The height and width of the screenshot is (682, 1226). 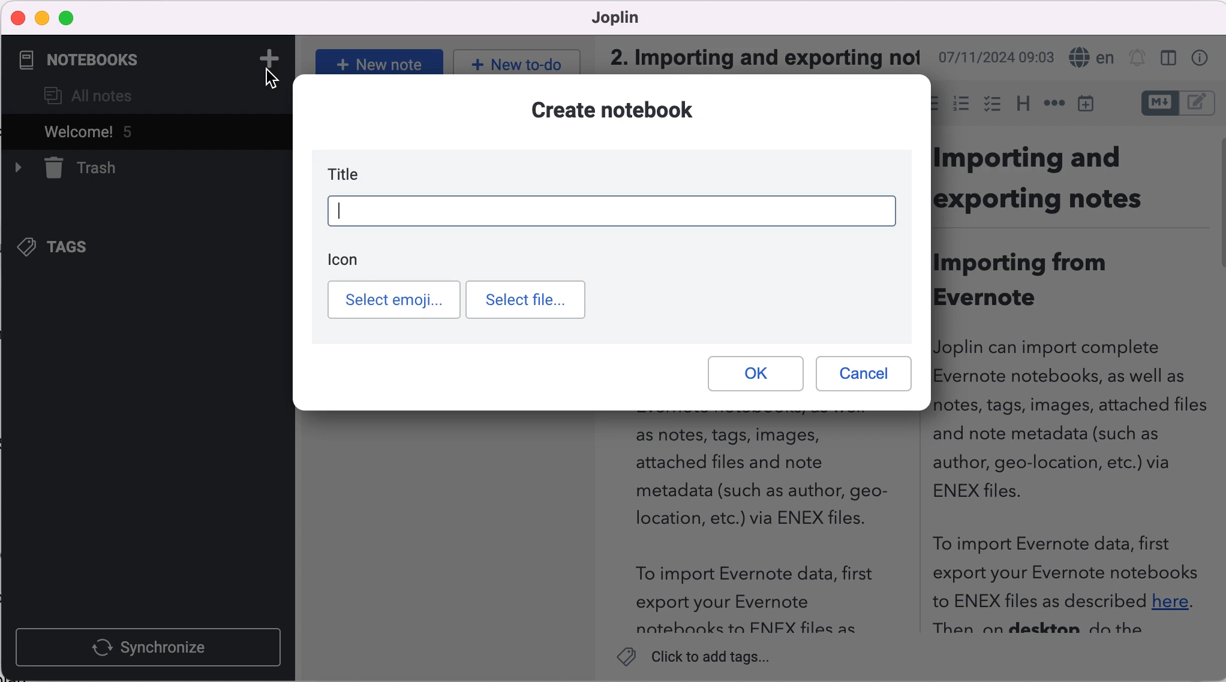 I want to click on title, so click(x=351, y=174).